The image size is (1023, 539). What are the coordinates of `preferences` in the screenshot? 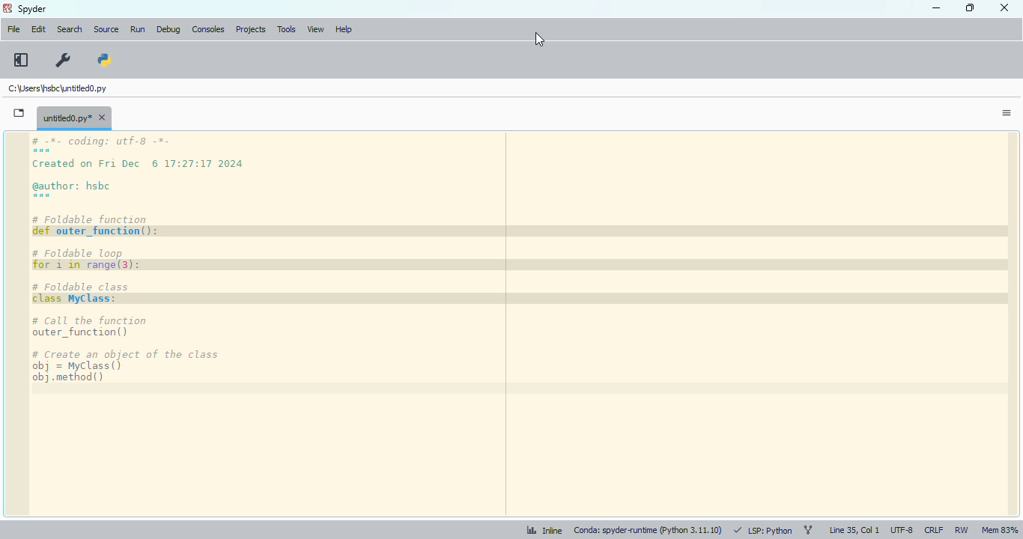 It's located at (64, 60).